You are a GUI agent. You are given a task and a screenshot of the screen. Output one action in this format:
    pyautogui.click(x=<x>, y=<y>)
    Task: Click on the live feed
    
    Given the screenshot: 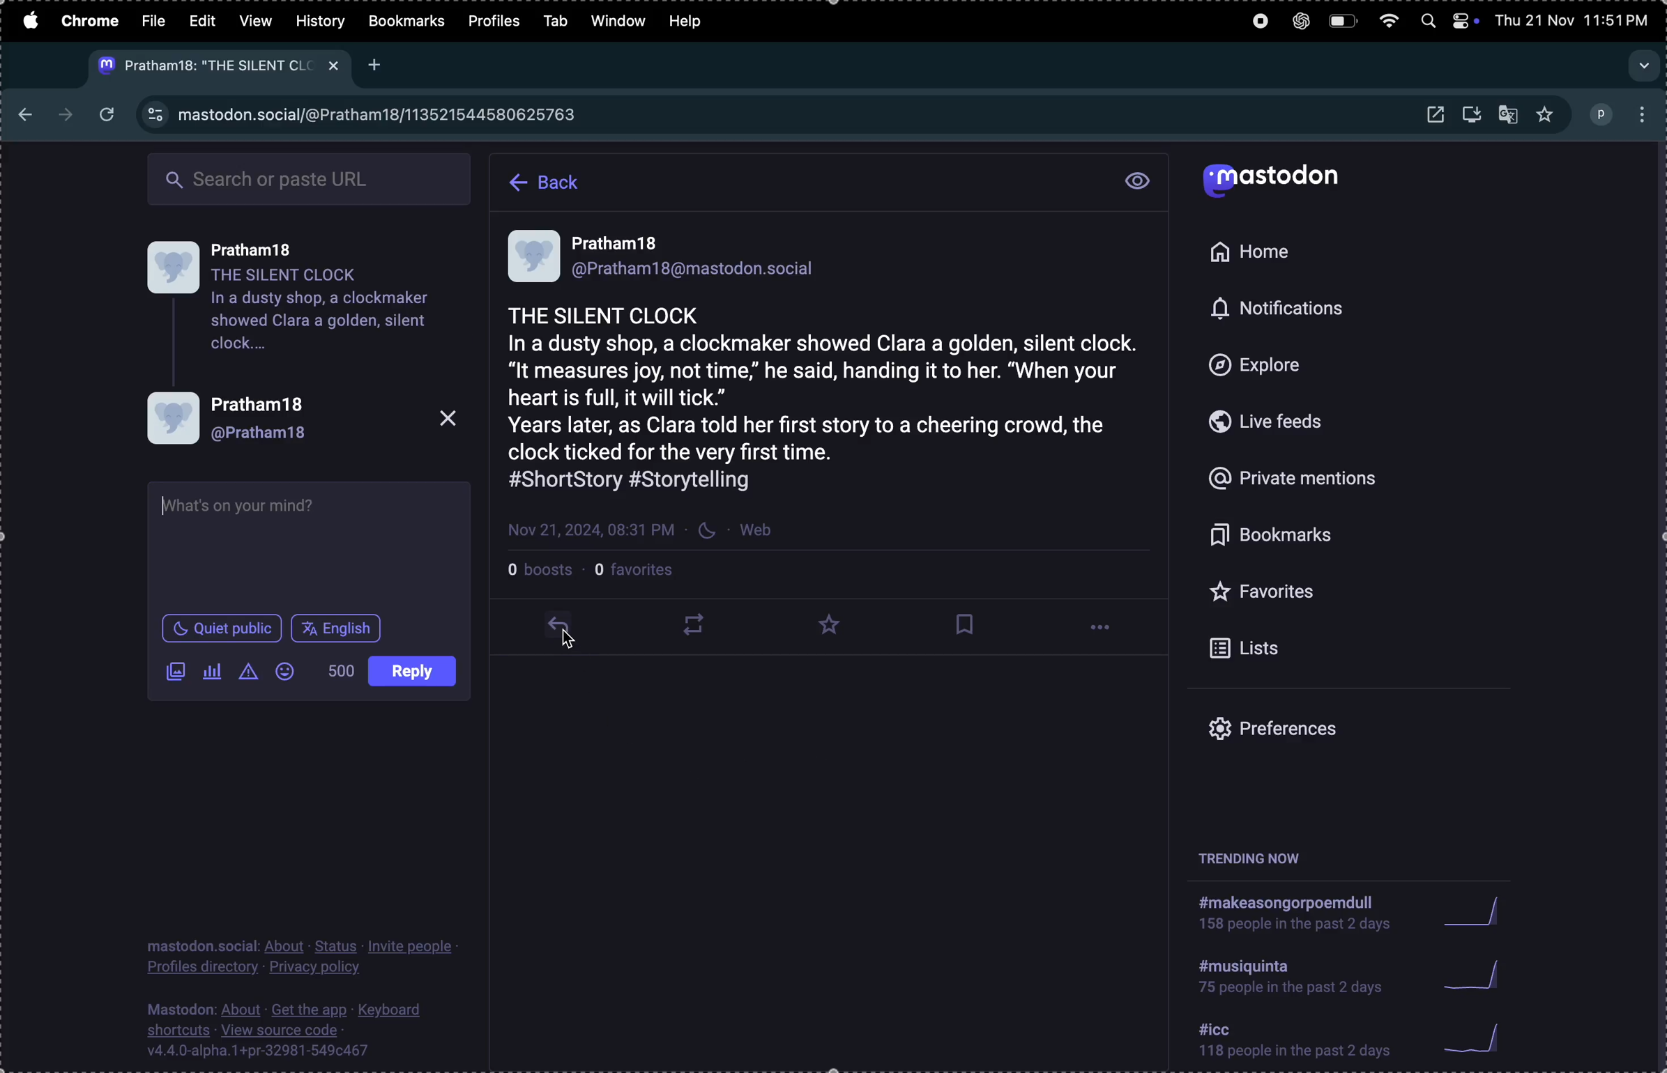 What is the action you would take?
    pyautogui.click(x=1285, y=421)
    